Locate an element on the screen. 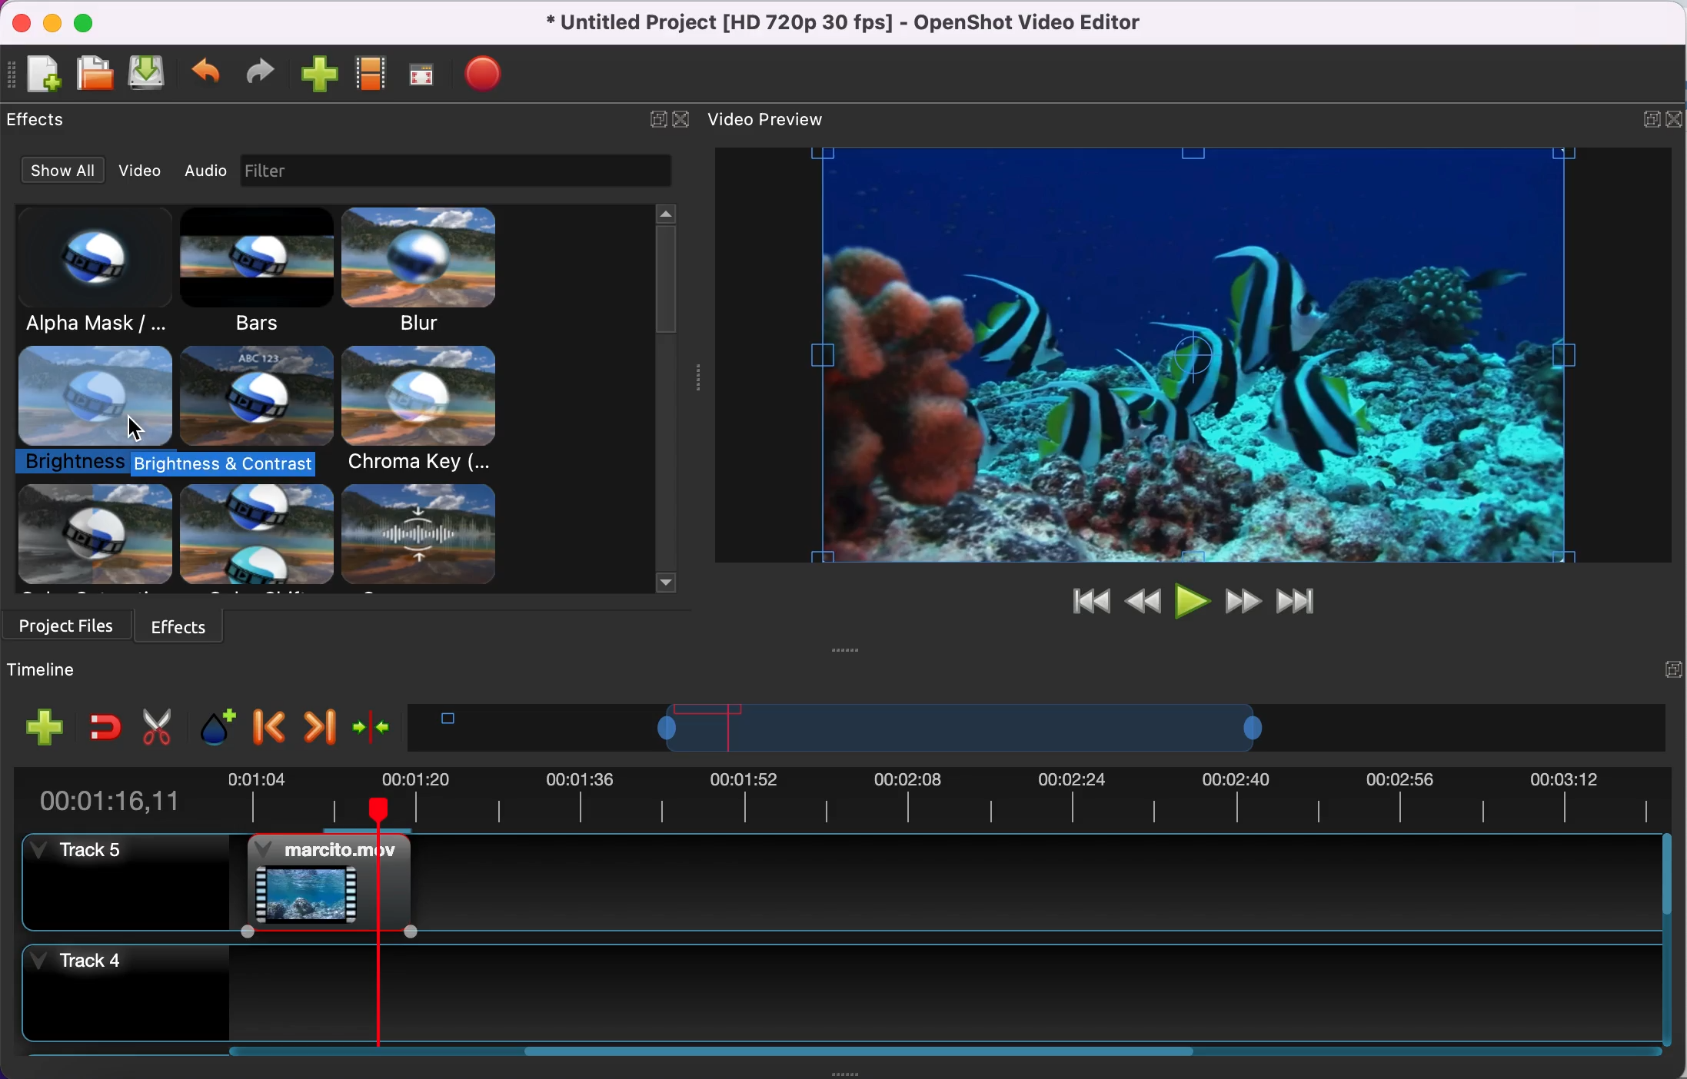  bars is located at coordinates (261, 274).